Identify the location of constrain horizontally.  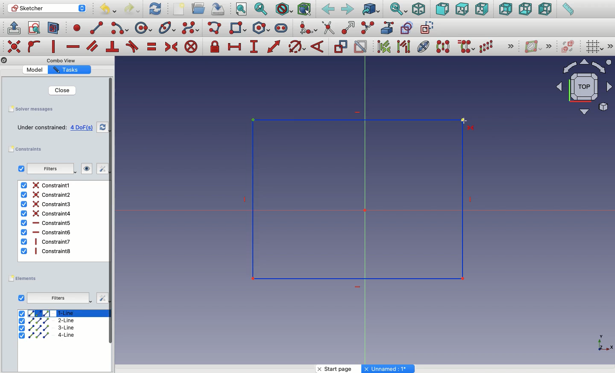
(74, 44).